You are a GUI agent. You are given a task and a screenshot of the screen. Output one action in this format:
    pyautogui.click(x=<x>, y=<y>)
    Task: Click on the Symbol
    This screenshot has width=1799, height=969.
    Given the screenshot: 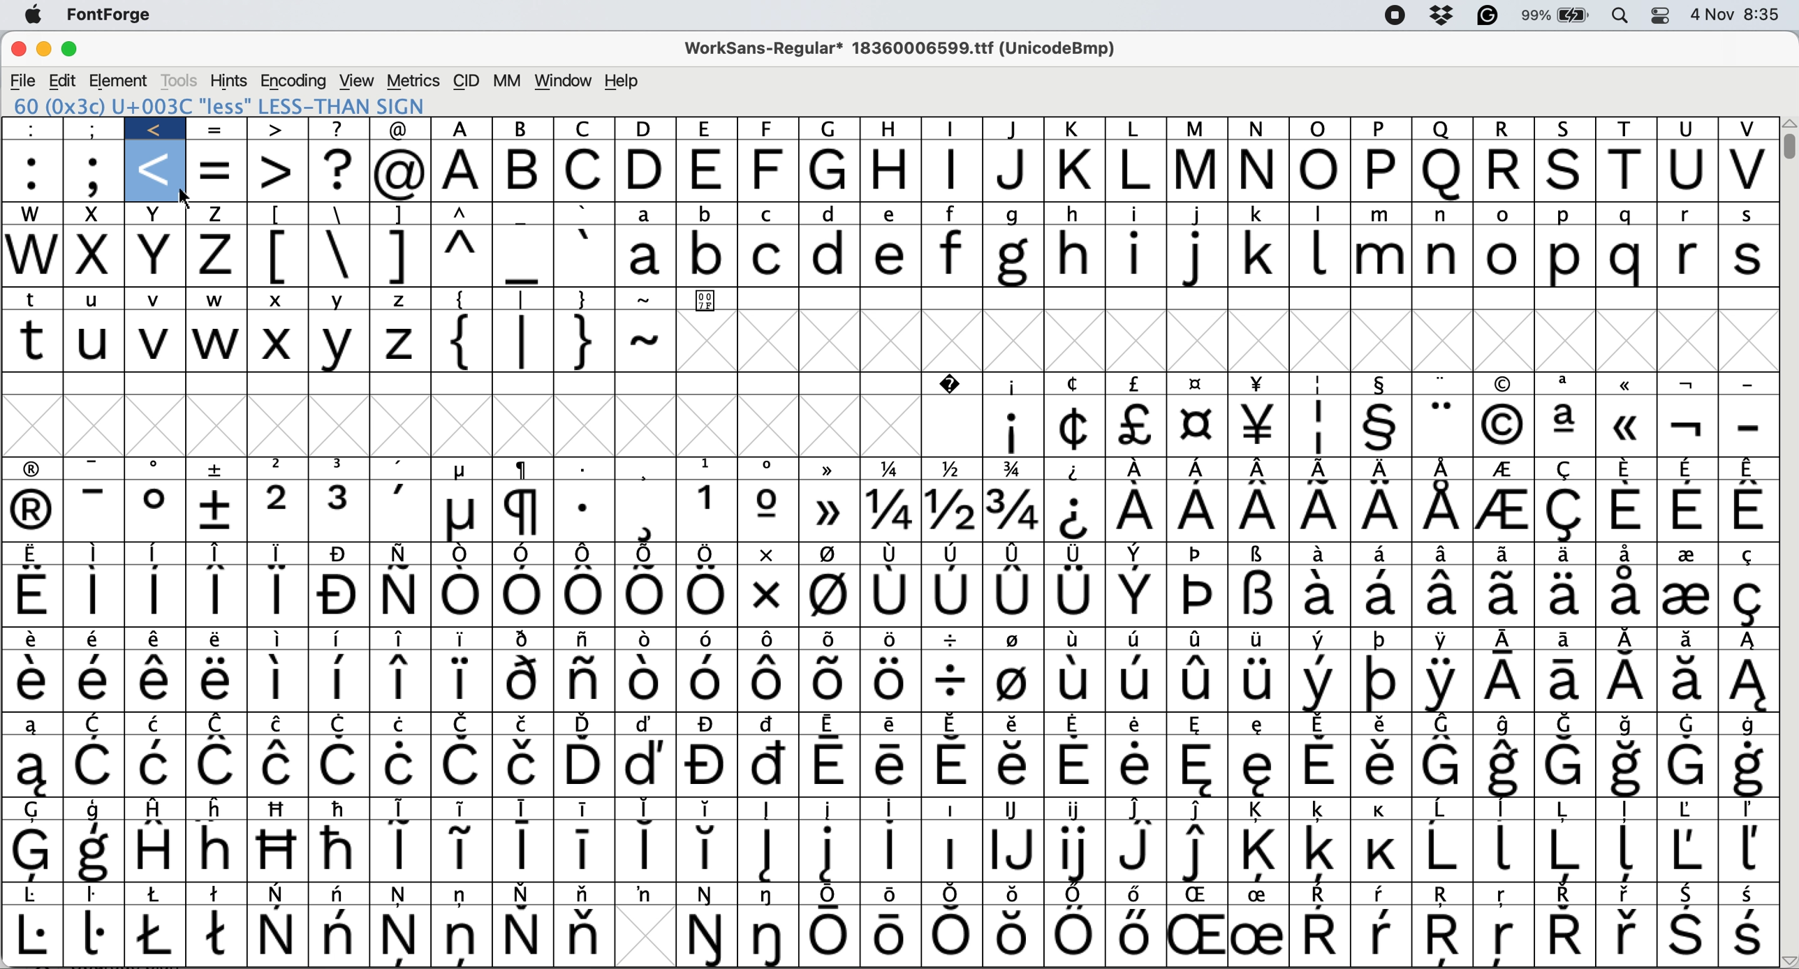 What is the action you would take?
    pyautogui.click(x=768, y=681)
    